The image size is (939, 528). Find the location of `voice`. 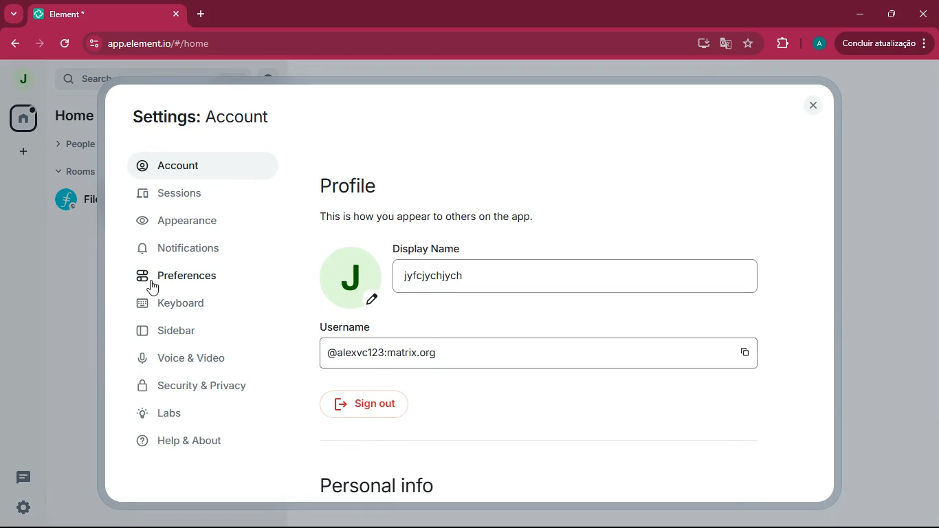

voice is located at coordinates (201, 362).